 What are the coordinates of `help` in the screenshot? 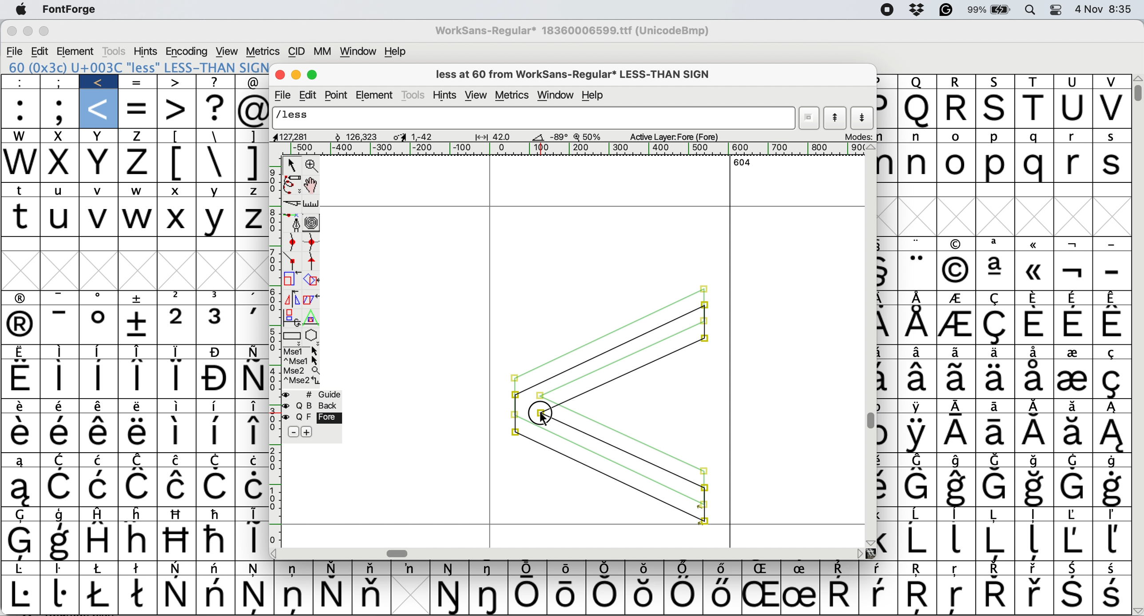 It's located at (594, 95).